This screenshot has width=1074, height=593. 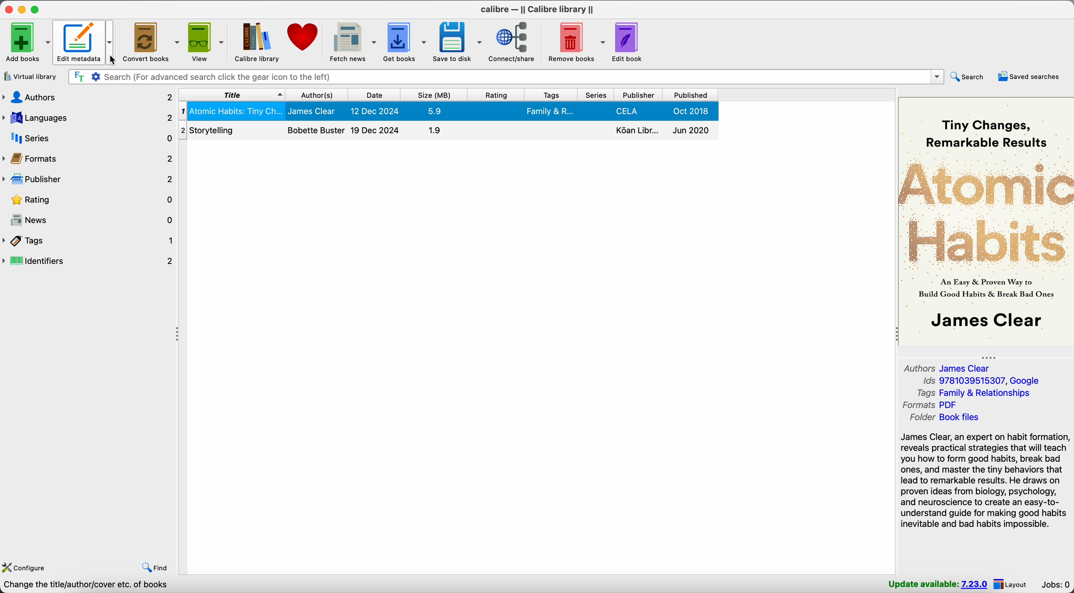 I want to click on donate, so click(x=304, y=38).